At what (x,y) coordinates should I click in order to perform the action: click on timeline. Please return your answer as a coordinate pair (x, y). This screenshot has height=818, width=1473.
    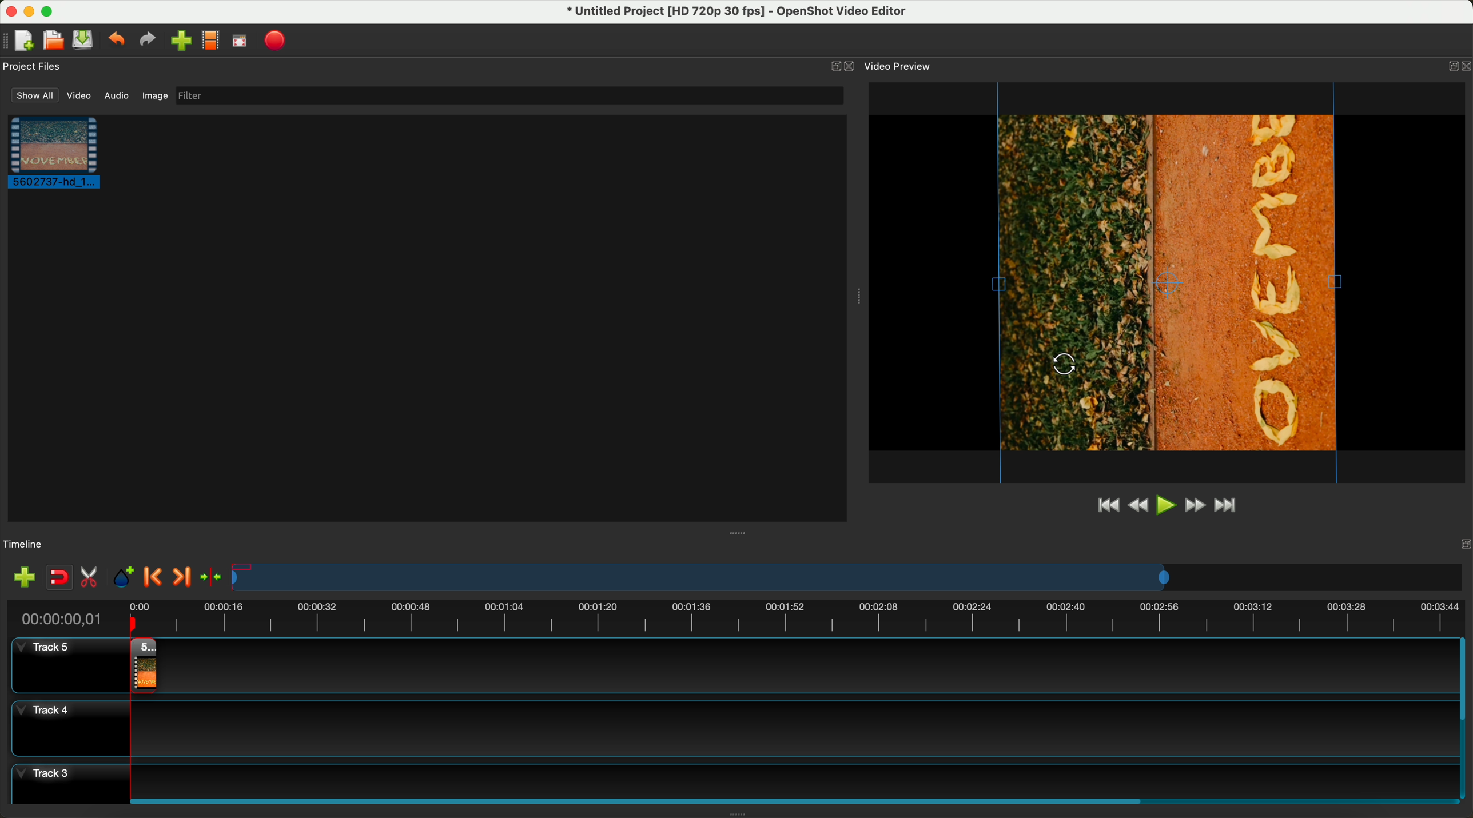
    Looking at the image, I should click on (740, 617).